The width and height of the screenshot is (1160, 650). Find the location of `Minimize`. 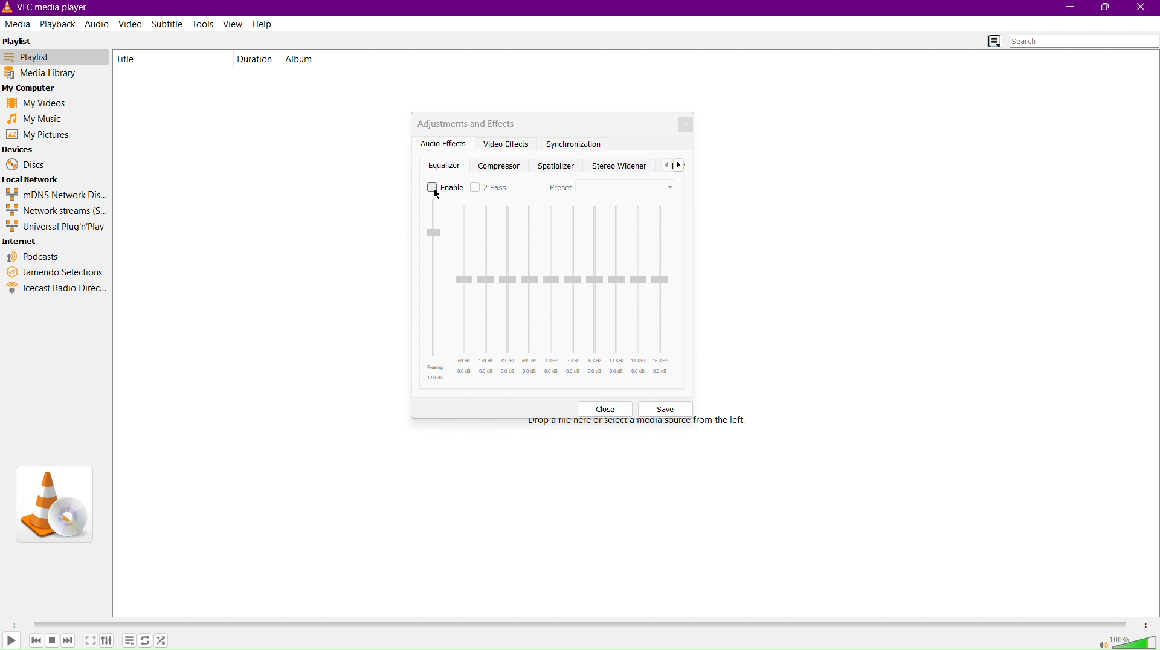

Minimize is located at coordinates (1072, 8).